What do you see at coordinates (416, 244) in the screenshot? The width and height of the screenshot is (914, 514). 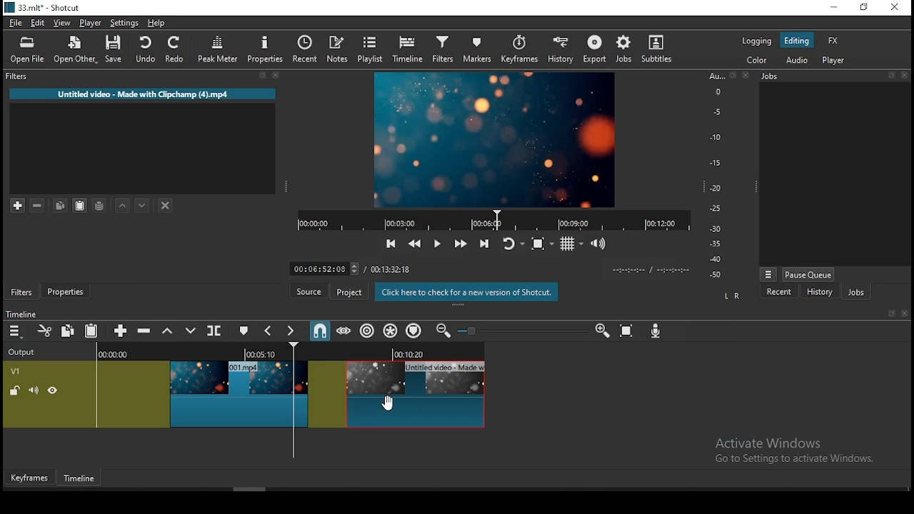 I see `play quickly backward` at bounding box center [416, 244].